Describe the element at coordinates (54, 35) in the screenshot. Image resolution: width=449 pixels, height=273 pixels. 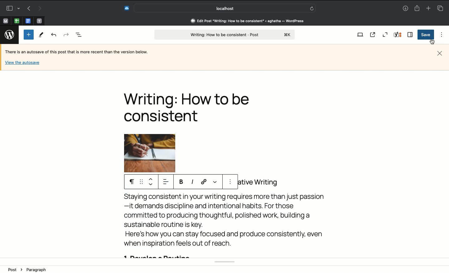
I see `Undo` at that location.